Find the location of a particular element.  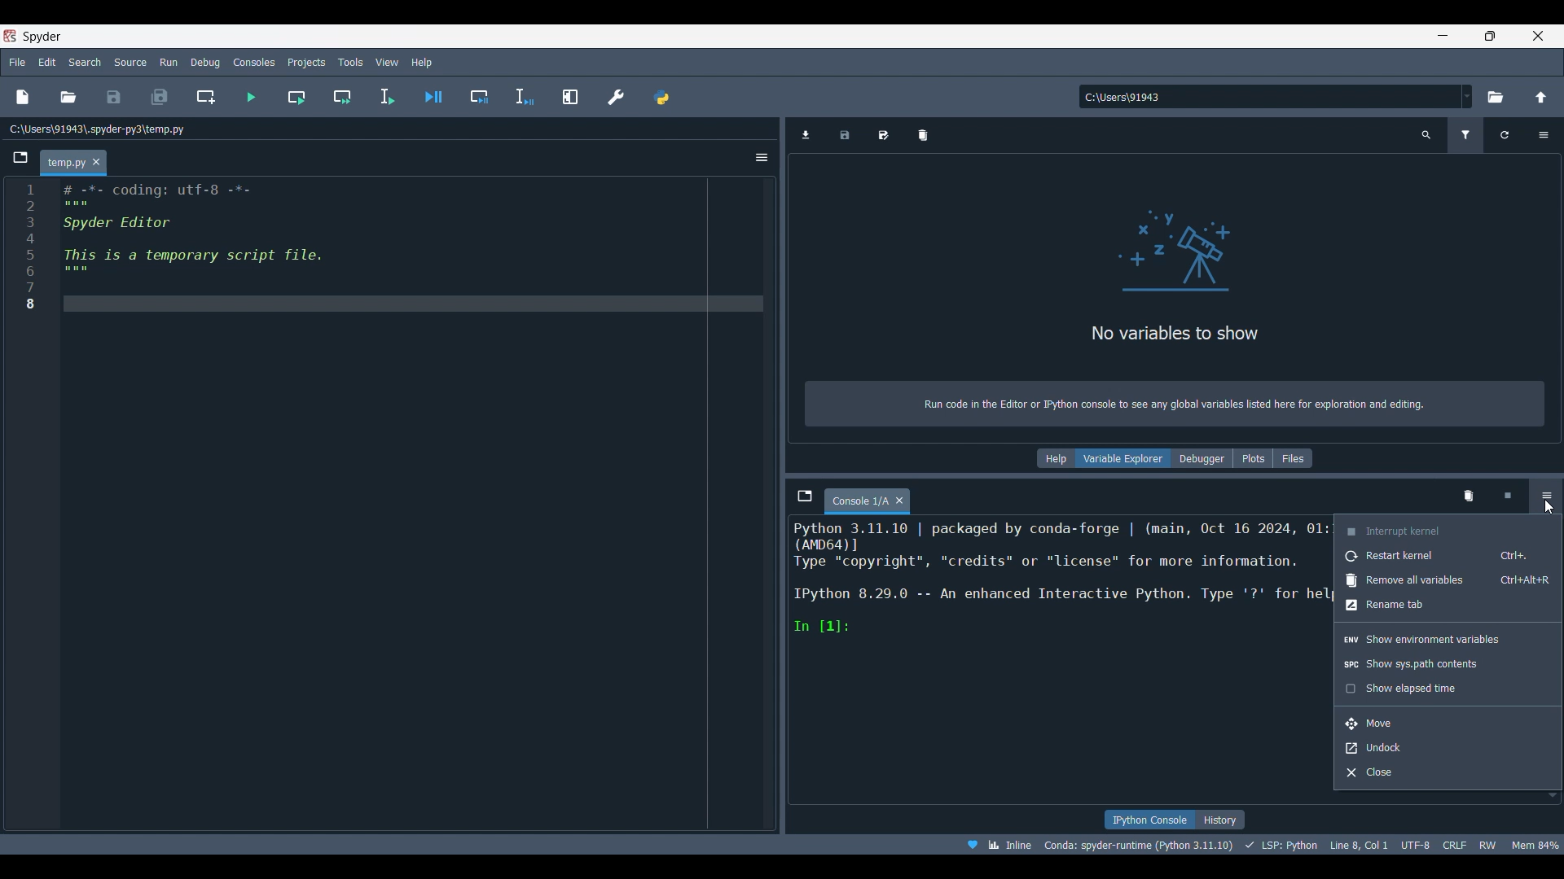

Debug selection or current line is located at coordinates (525, 97).